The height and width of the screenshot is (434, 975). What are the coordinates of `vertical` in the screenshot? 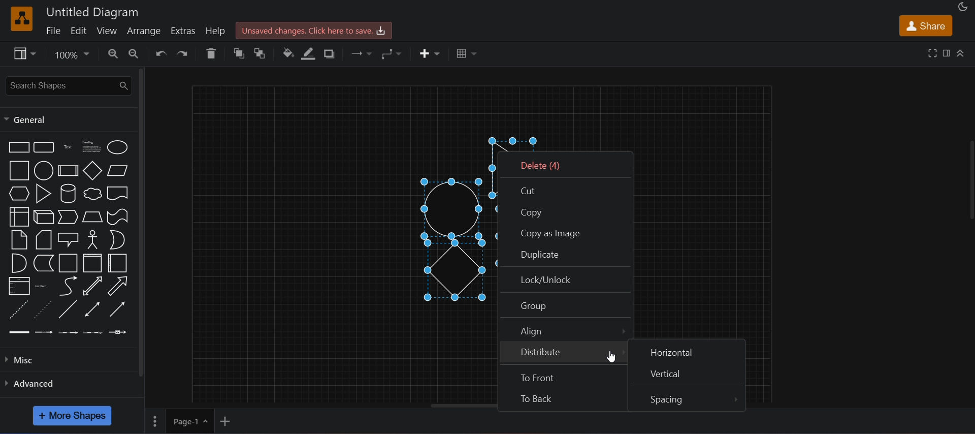 It's located at (687, 376).